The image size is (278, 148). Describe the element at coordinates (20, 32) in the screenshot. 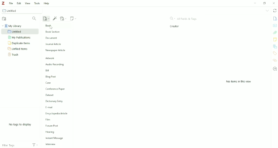

I see `Untitled` at that location.